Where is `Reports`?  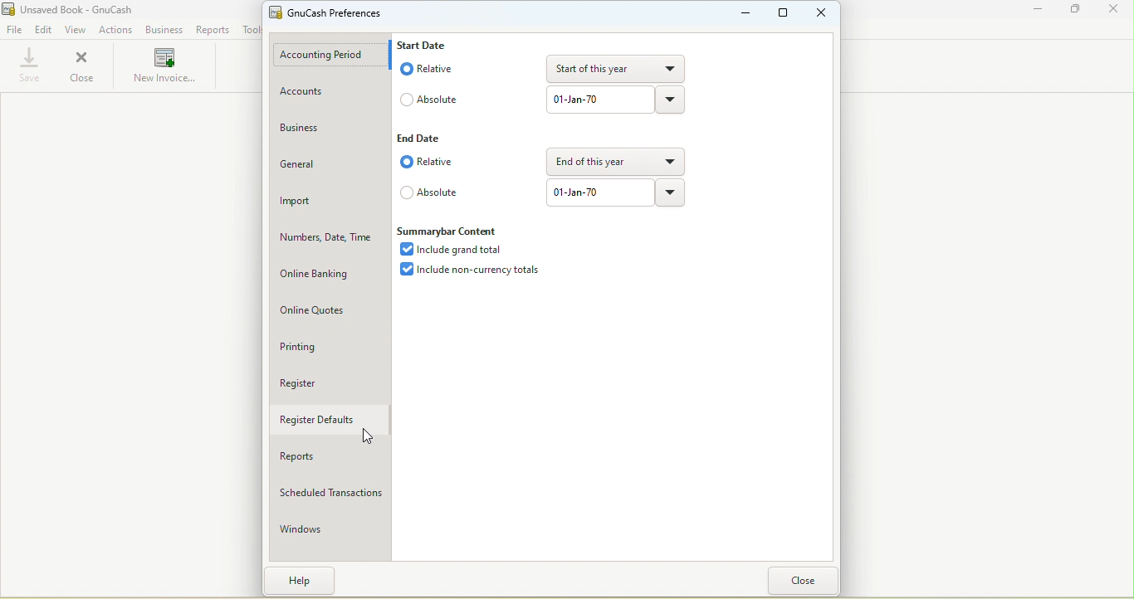
Reports is located at coordinates (328, 457).